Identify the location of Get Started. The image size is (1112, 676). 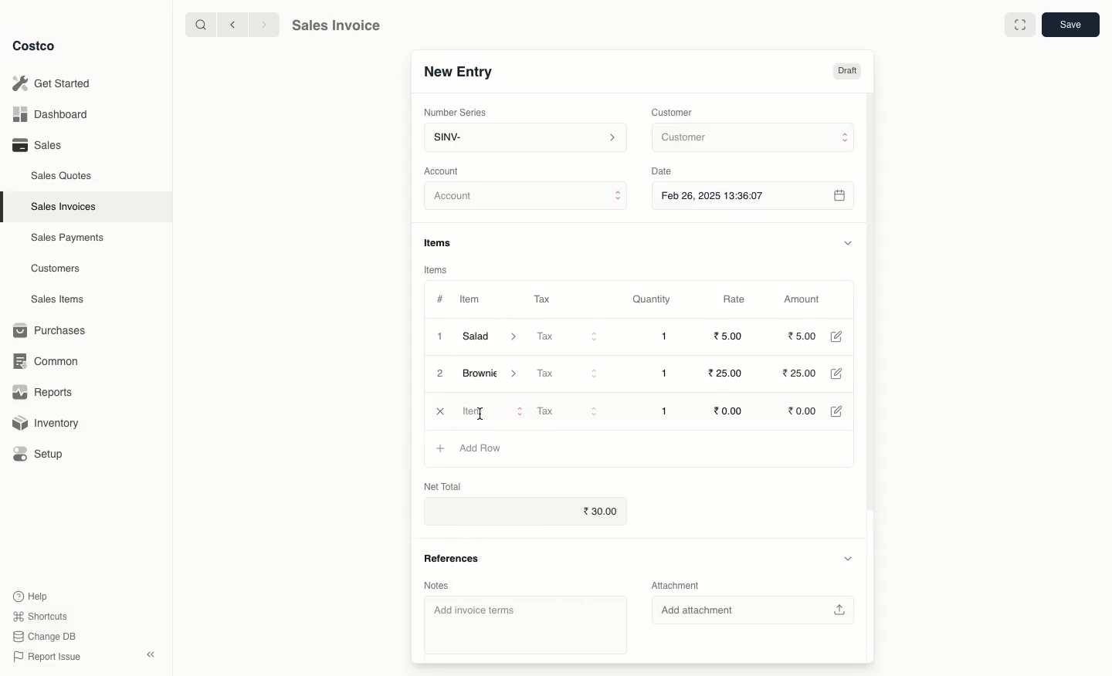
(51, 83).